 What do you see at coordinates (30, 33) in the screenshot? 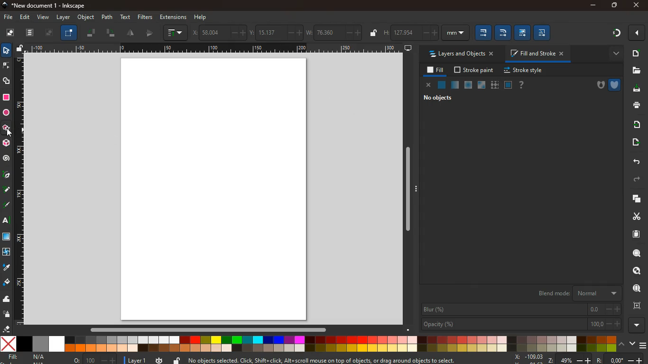
I see `layers` at bounding box center [30, 33].